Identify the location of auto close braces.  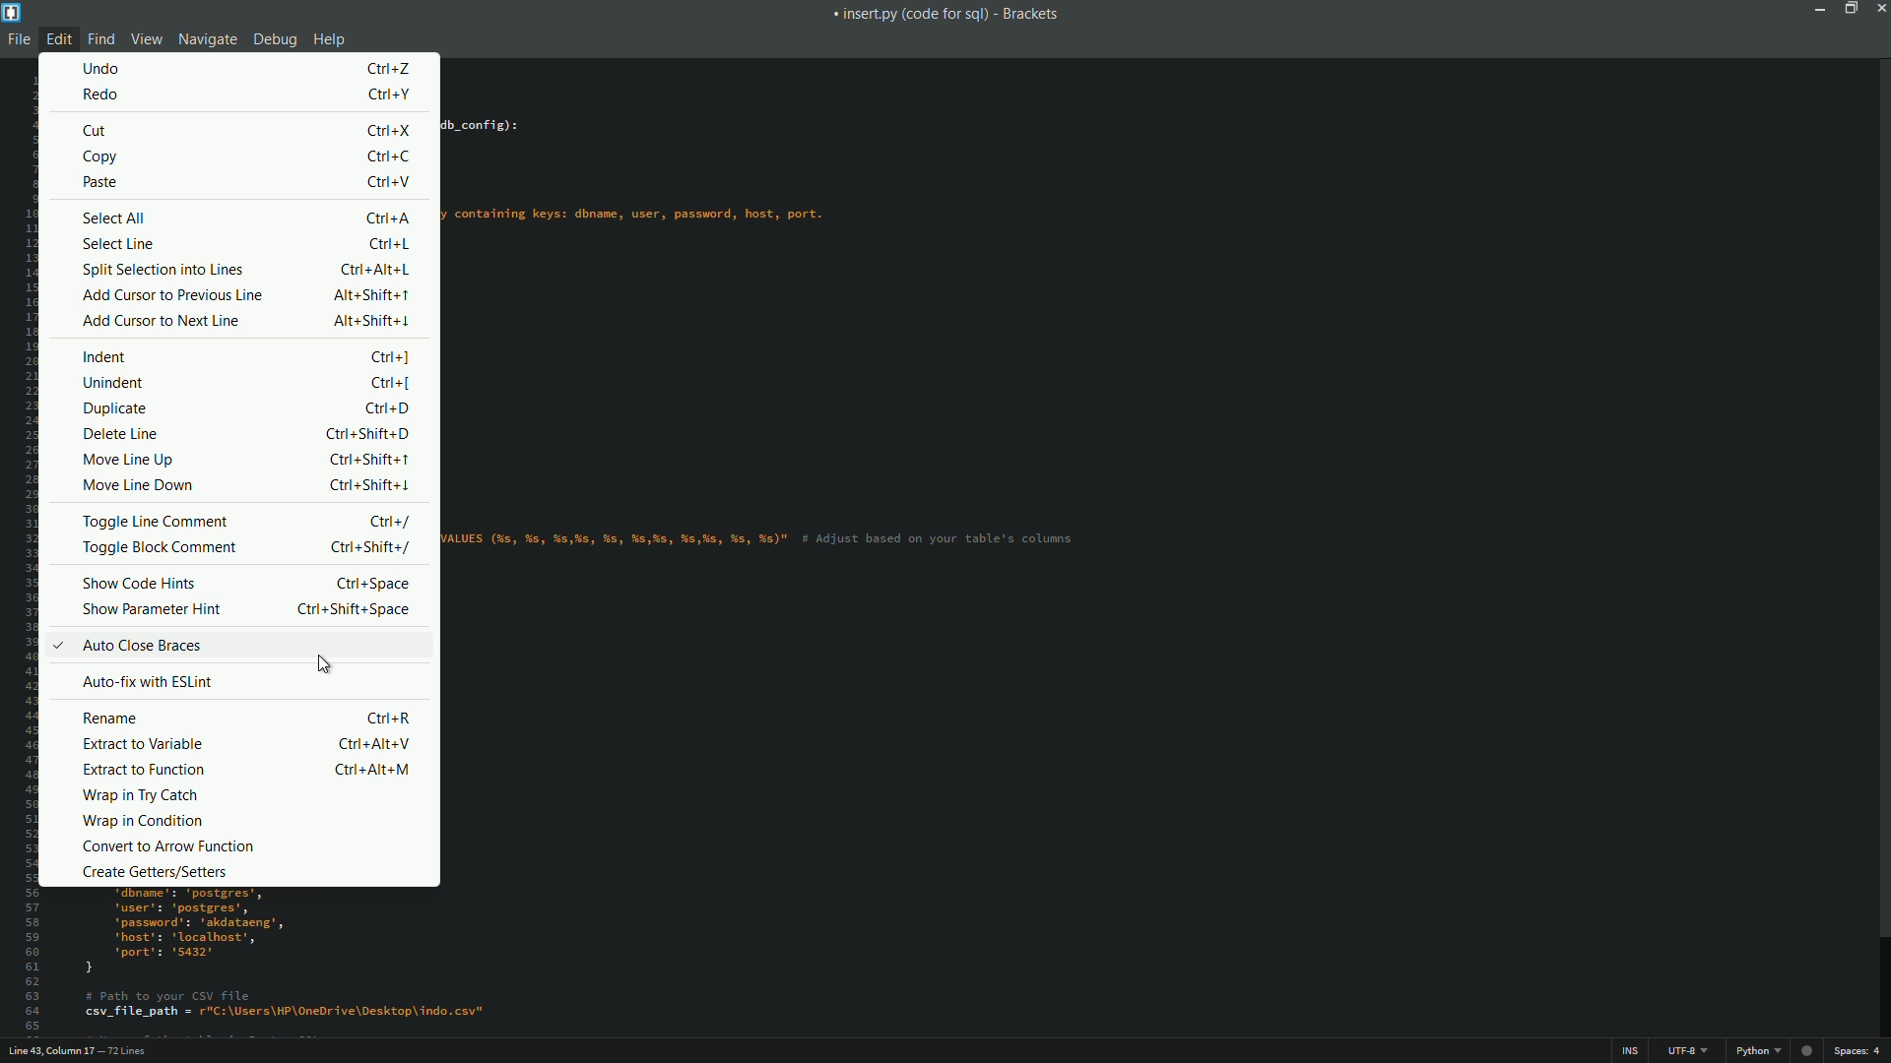
(125, 646).